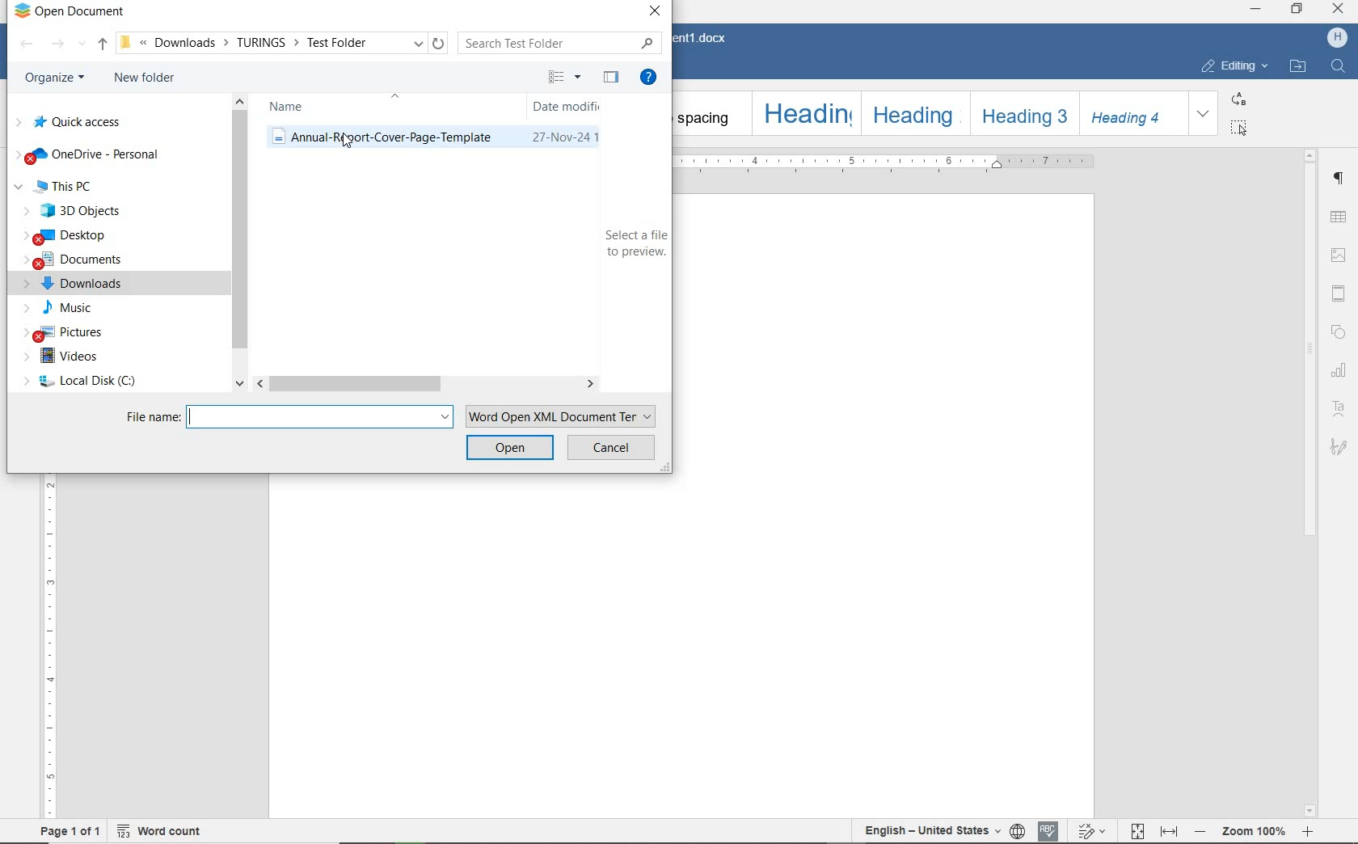 The height and width of the screenshot is (844, 1358). What do you see at coordinates (647, 74) in the screenshot?
I see `GET HELP` at bounding box center [647, 74].